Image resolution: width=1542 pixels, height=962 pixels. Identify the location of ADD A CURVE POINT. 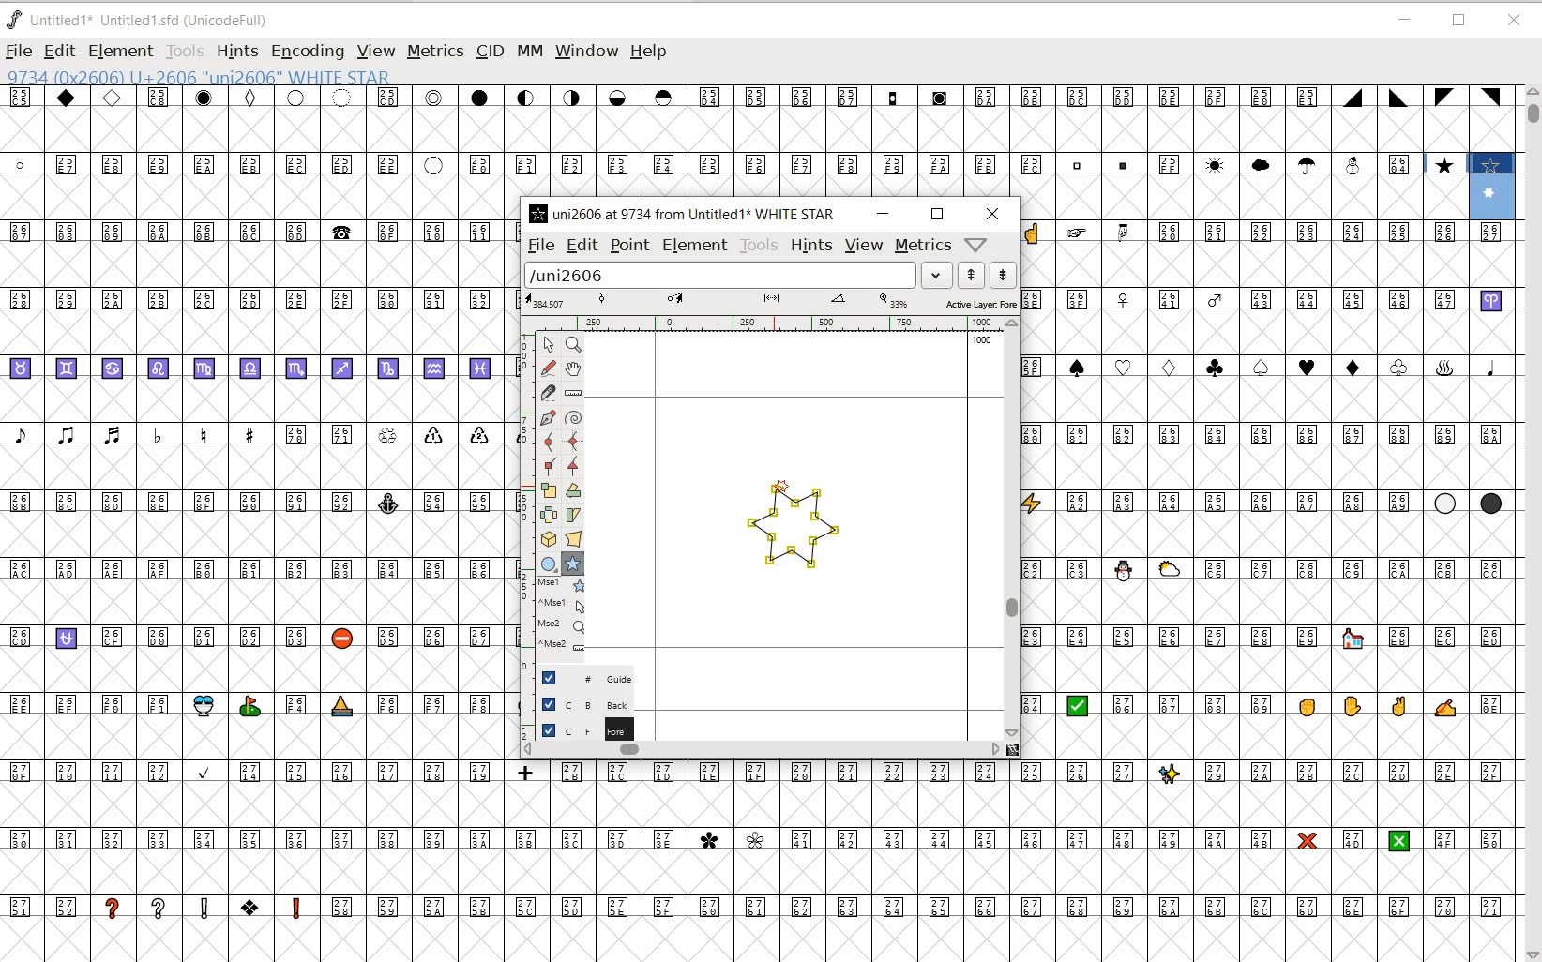
(552, 442).